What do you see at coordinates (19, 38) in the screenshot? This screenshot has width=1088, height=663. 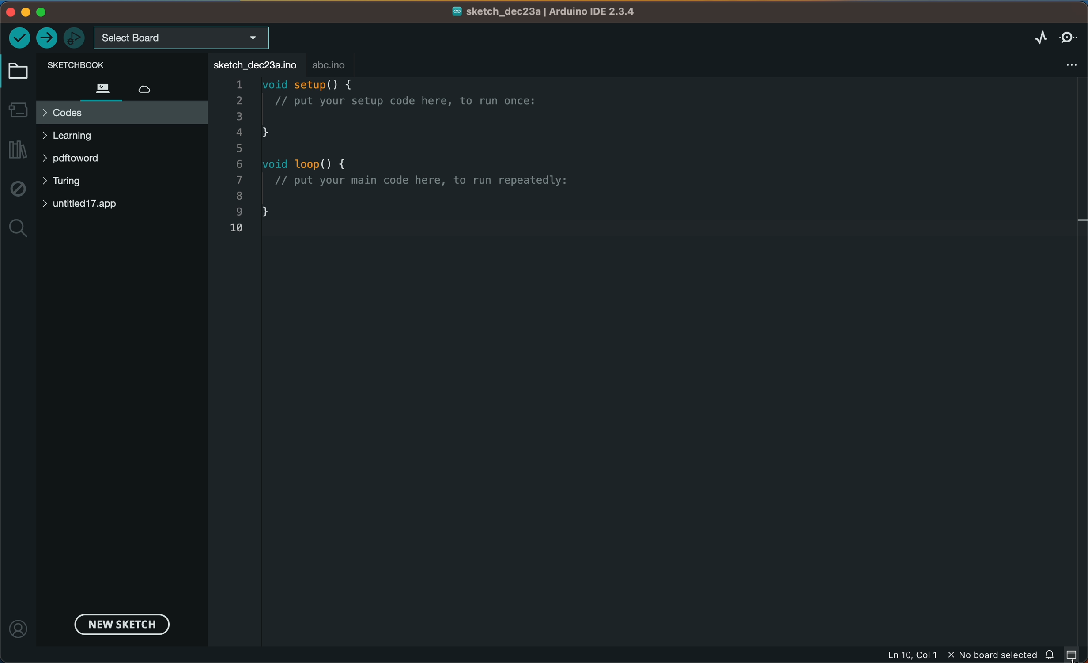 I see `verify` at bounding box center [19, 38].